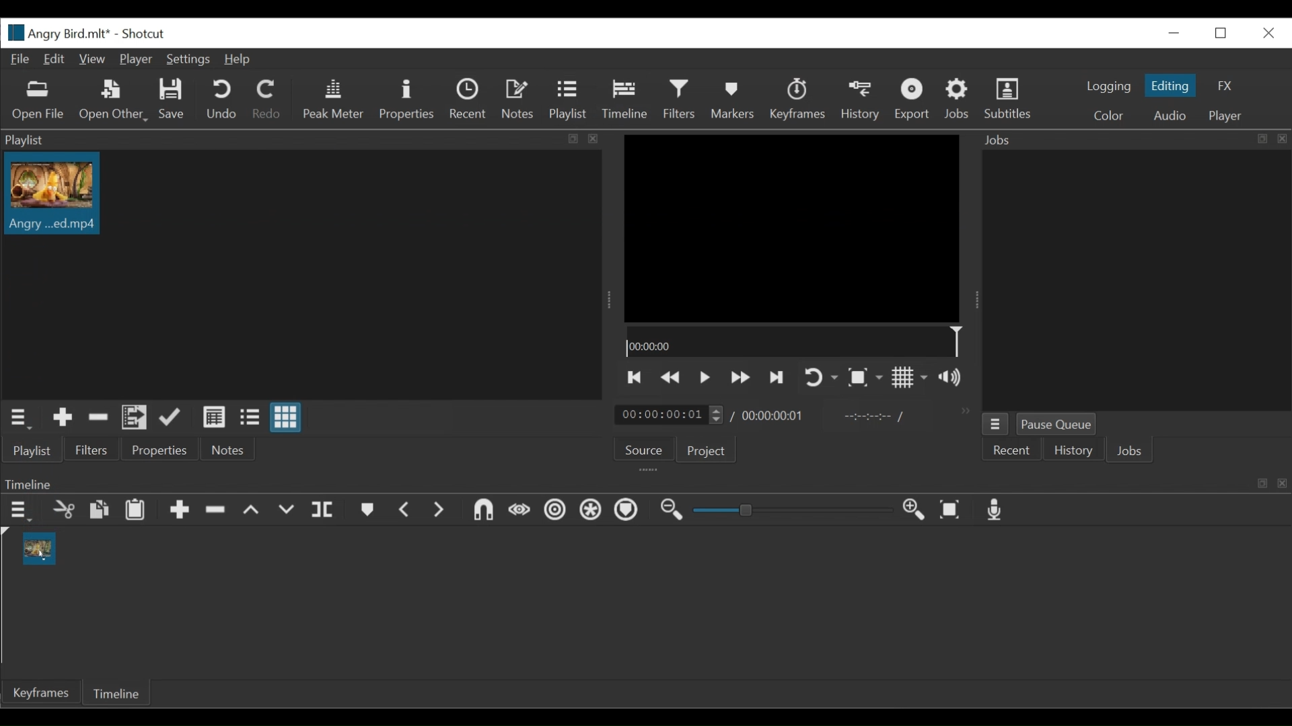 The image size is (1292, 726). I want to click on minimize, so click(1174, 33).